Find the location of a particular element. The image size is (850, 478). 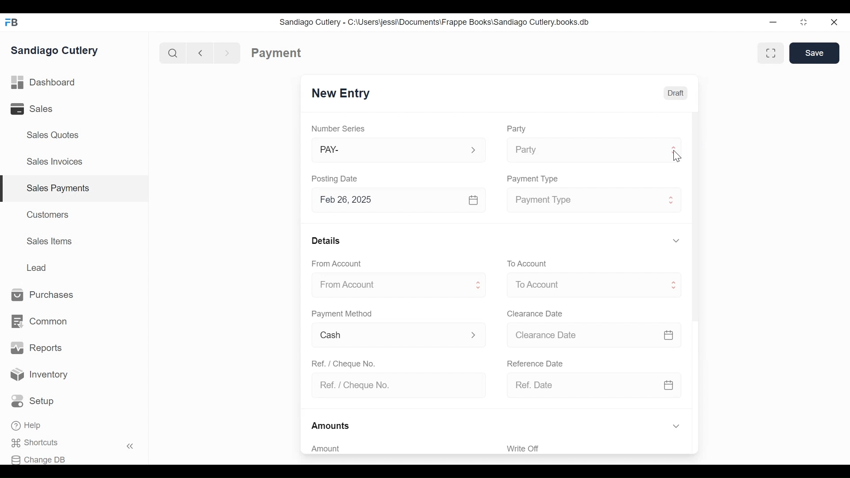

To Account is located at coordinates (583, 285).